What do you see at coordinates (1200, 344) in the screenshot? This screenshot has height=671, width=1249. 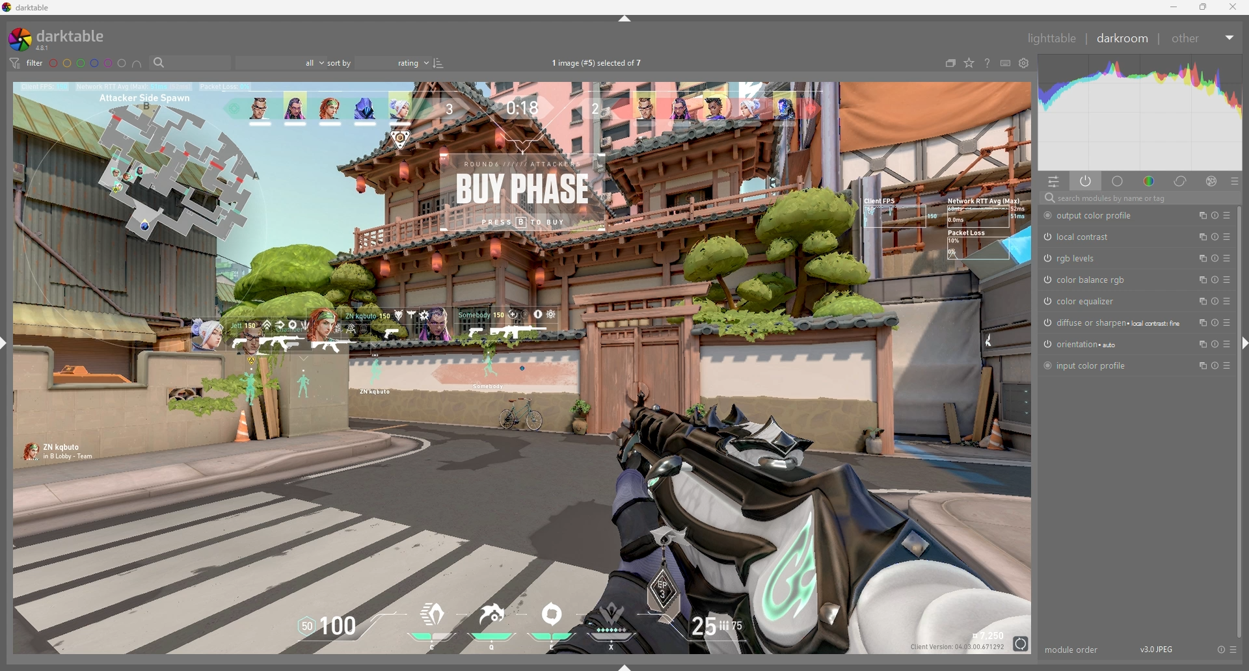 I see `multiple instances actions` at bounding box center [1200, 344].